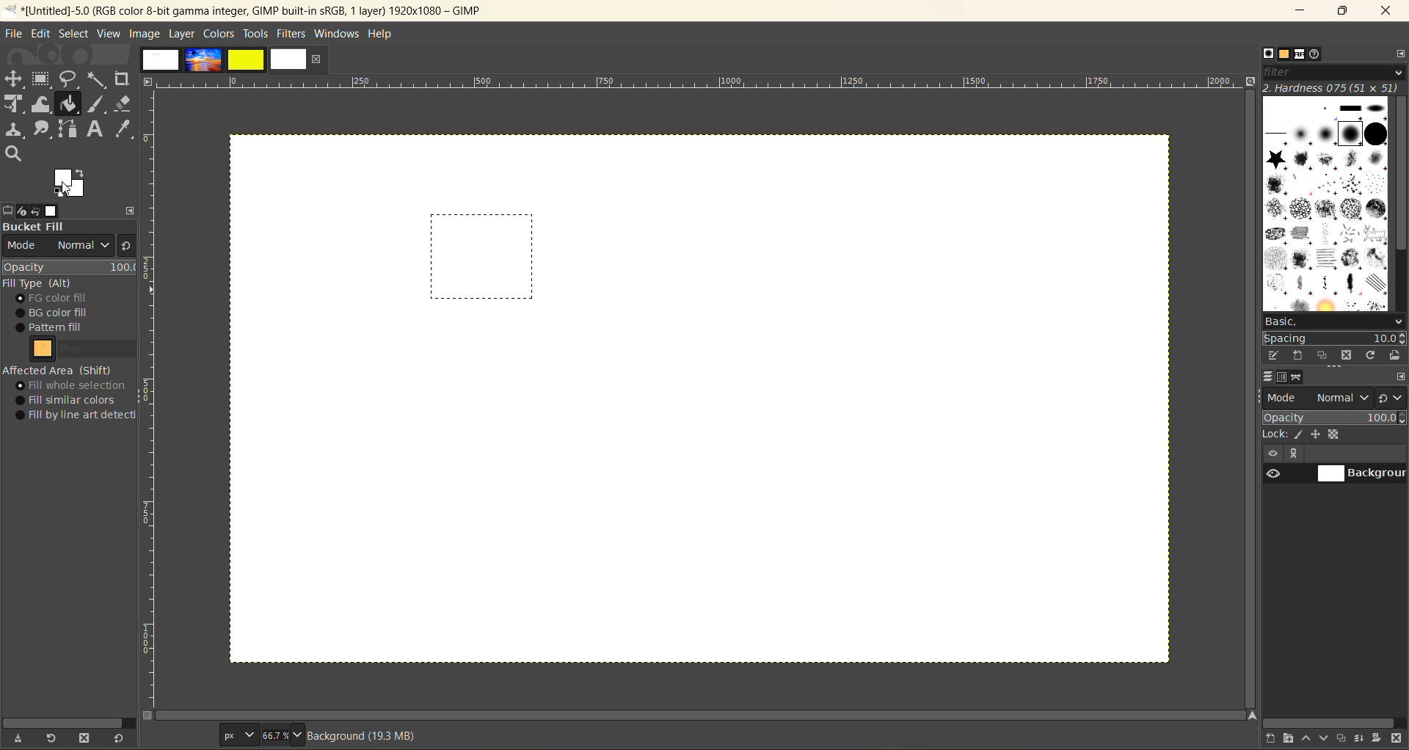 The image size is (1409, 750). I want to click on close, so click(1389, 10).